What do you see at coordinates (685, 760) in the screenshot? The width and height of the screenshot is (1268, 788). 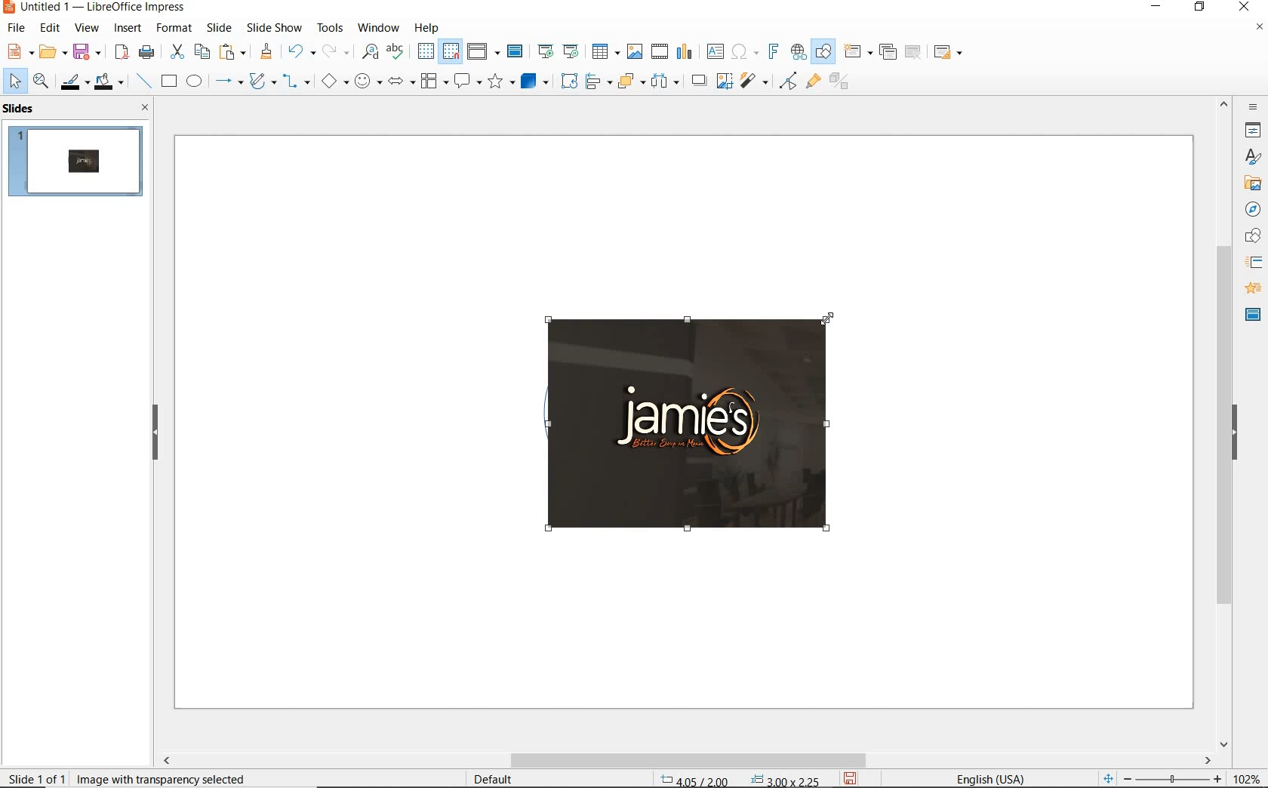 I see `scrollbar` at bounding box center [685, 760].